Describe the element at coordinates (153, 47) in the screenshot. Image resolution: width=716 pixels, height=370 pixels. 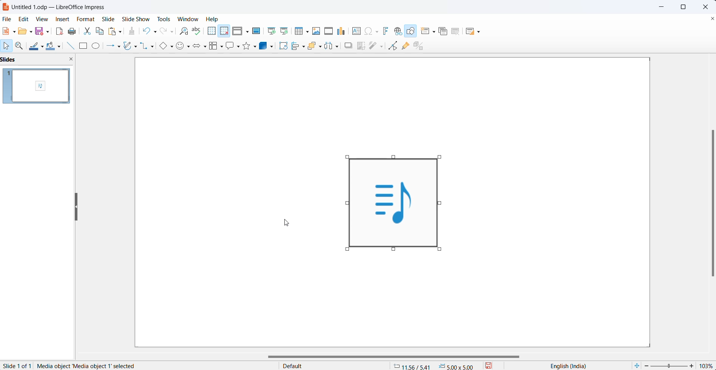
I see `connectors options` at that location.